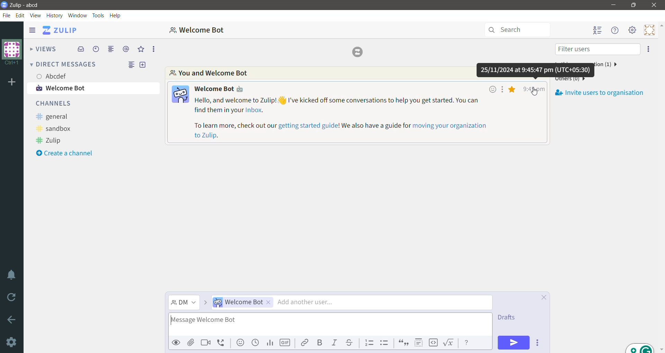 The height and width of the screenshot is (353, 665). Describe the element at coordinates (304, 343) in the screenshot. I see `Link` at that location.